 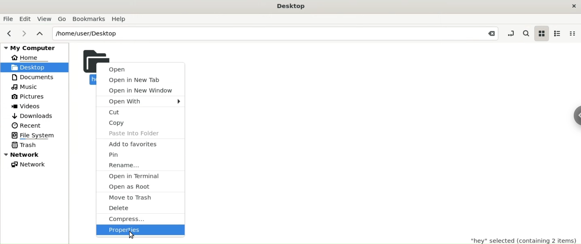 What do you see at coordinates (34, 47) in the screenshot?
I see `My Computer` at bounding box center [34, 47].